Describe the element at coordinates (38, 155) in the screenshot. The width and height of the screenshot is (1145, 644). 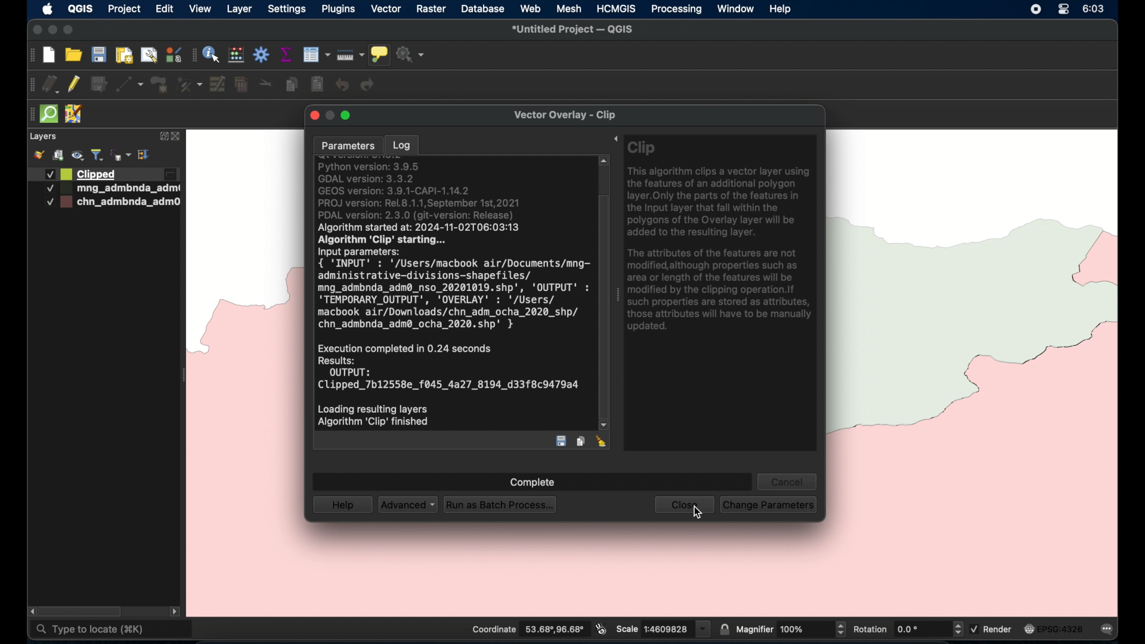
I see `open styling panel` at that location.